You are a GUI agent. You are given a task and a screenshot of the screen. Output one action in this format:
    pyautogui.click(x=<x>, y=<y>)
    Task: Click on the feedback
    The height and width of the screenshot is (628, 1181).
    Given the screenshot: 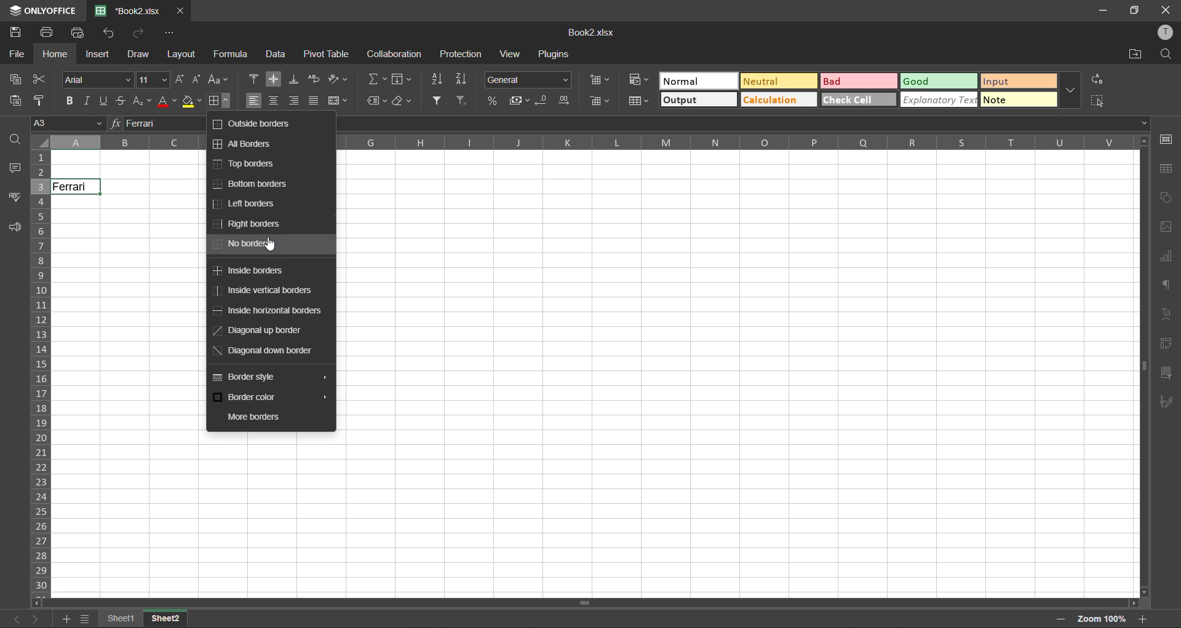 What is the action you would take?
    pyautogui.click(x=14, y=228)
    